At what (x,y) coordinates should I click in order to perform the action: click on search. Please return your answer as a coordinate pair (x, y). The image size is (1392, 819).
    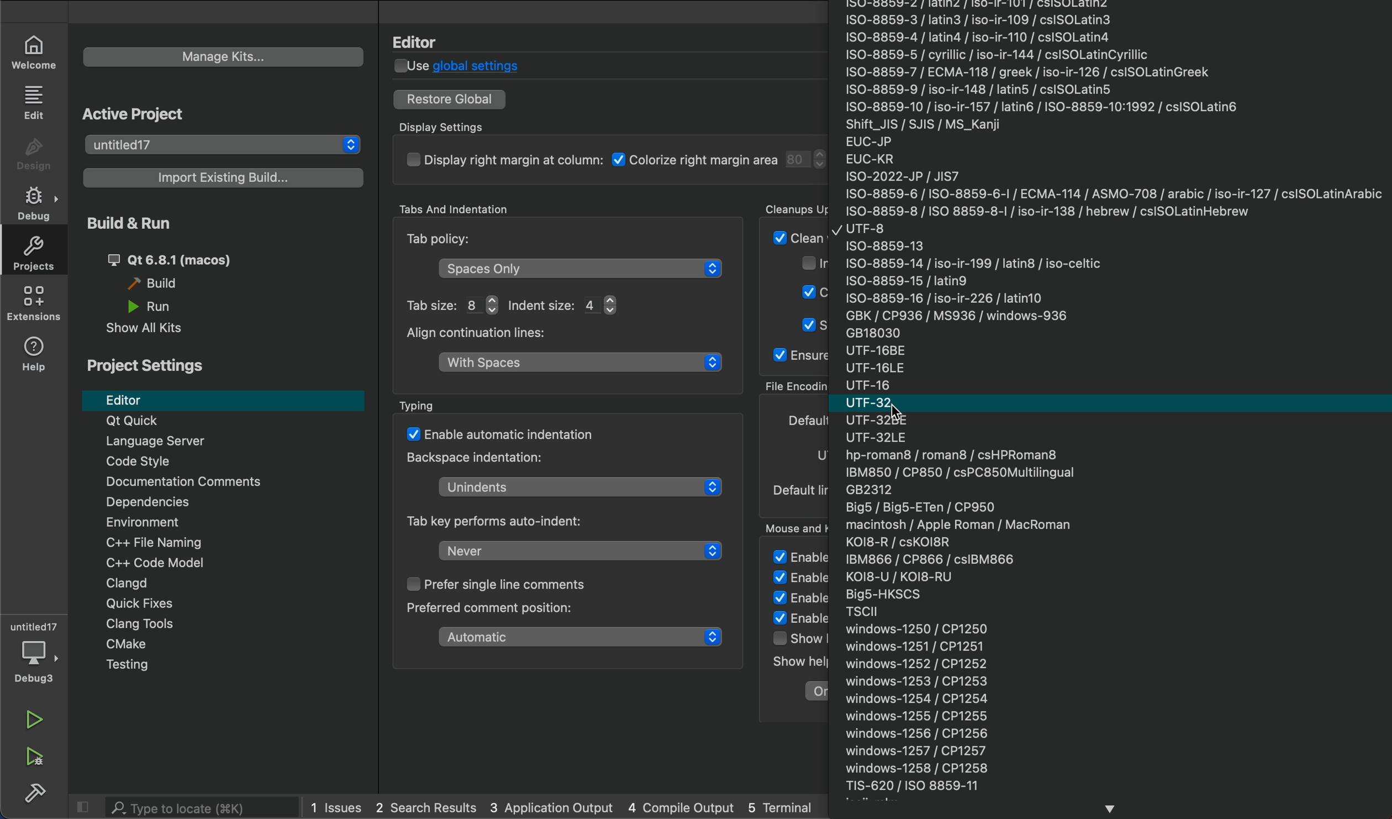
    Looking at the image, I should click on (191, 806).